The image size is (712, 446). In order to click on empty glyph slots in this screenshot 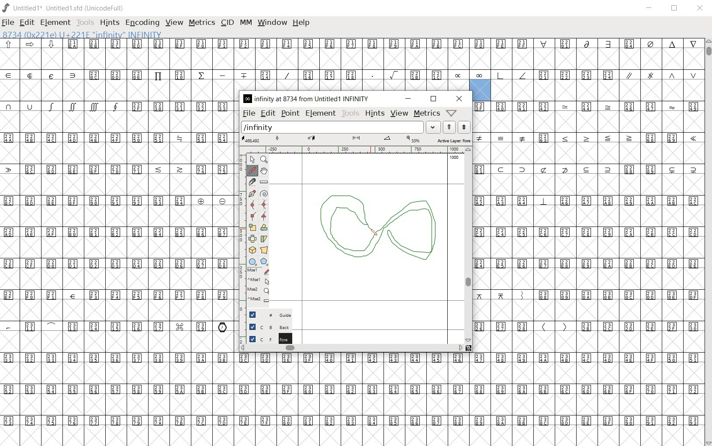, I will do `click(351, 404)`.